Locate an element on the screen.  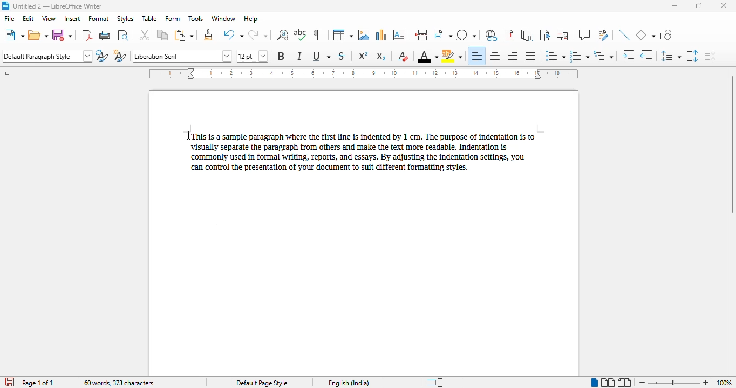
single-page view is located at coordinates (594, 383).